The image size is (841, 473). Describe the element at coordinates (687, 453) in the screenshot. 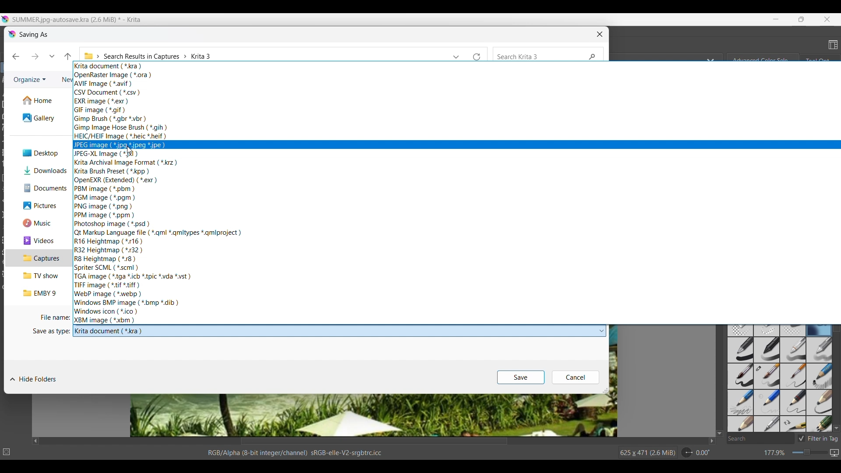

I see `Dial to change rotation` at that location.